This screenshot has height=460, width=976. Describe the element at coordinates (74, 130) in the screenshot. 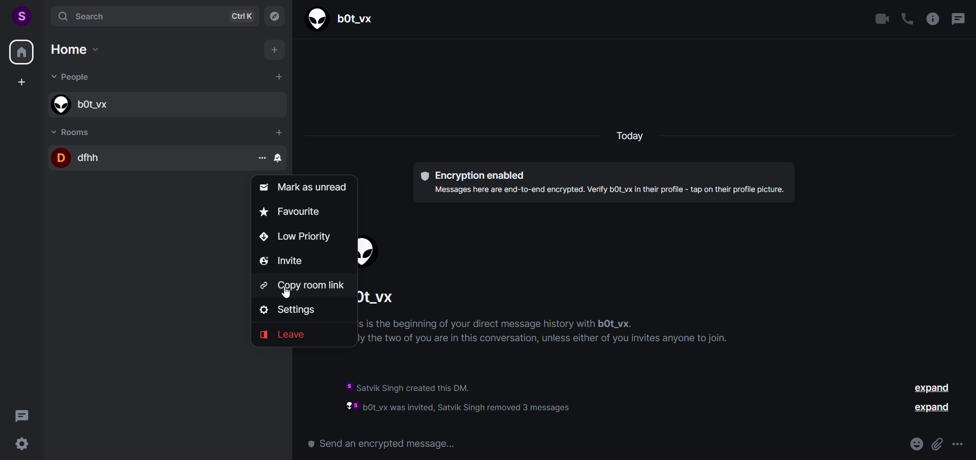

I see `room` at that location.